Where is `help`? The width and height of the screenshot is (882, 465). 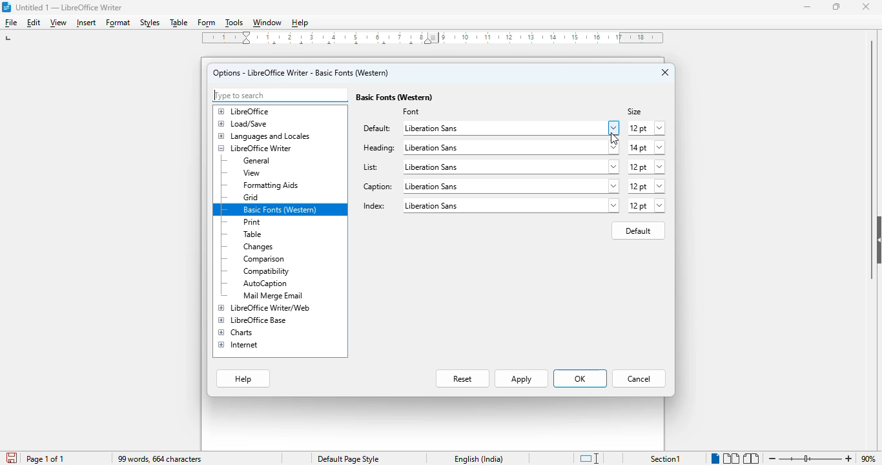
help is located at coordinates (242, 378).